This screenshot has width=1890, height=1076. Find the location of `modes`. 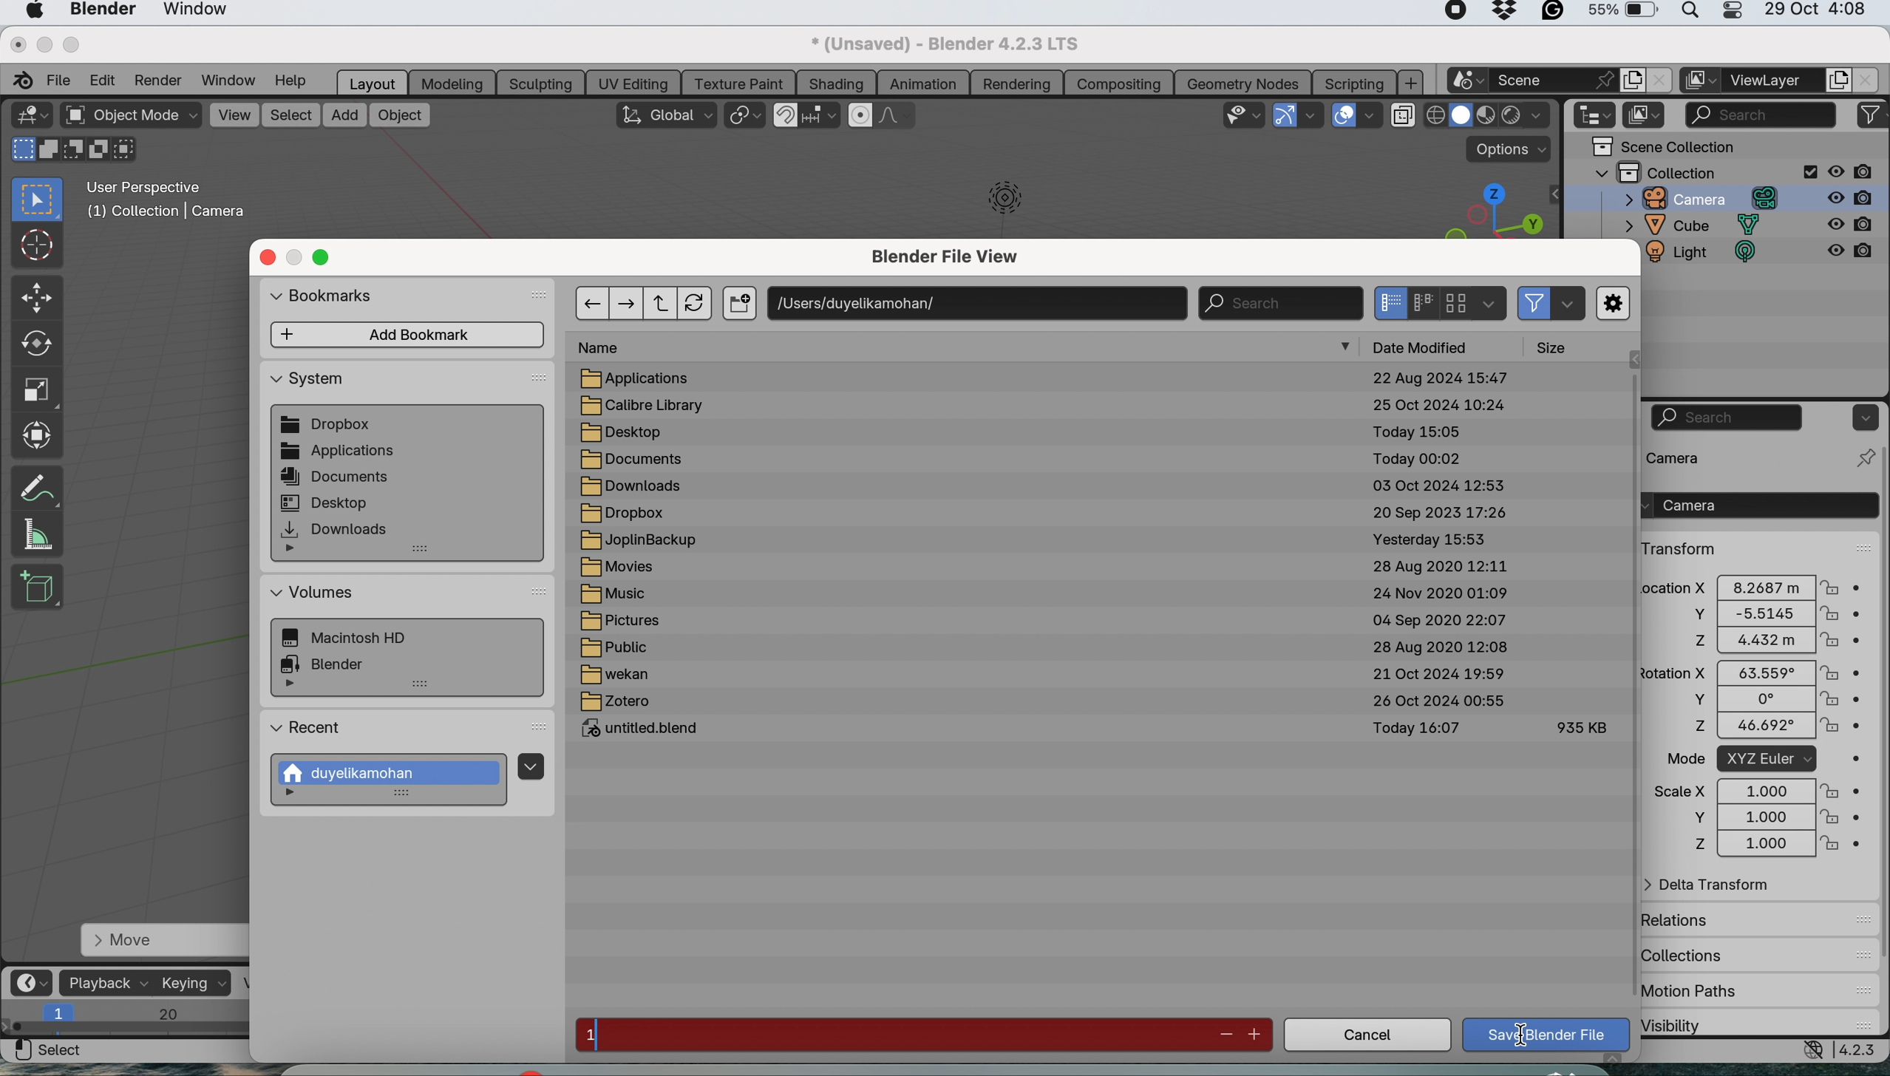

modes is located at coordinates (69, 151).